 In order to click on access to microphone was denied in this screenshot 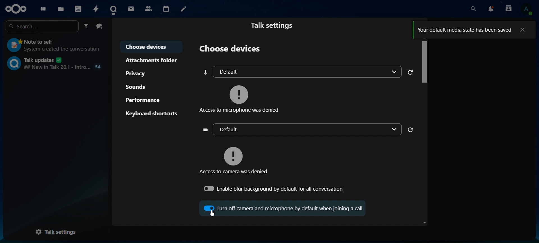, I will do `click(243, 97)`.